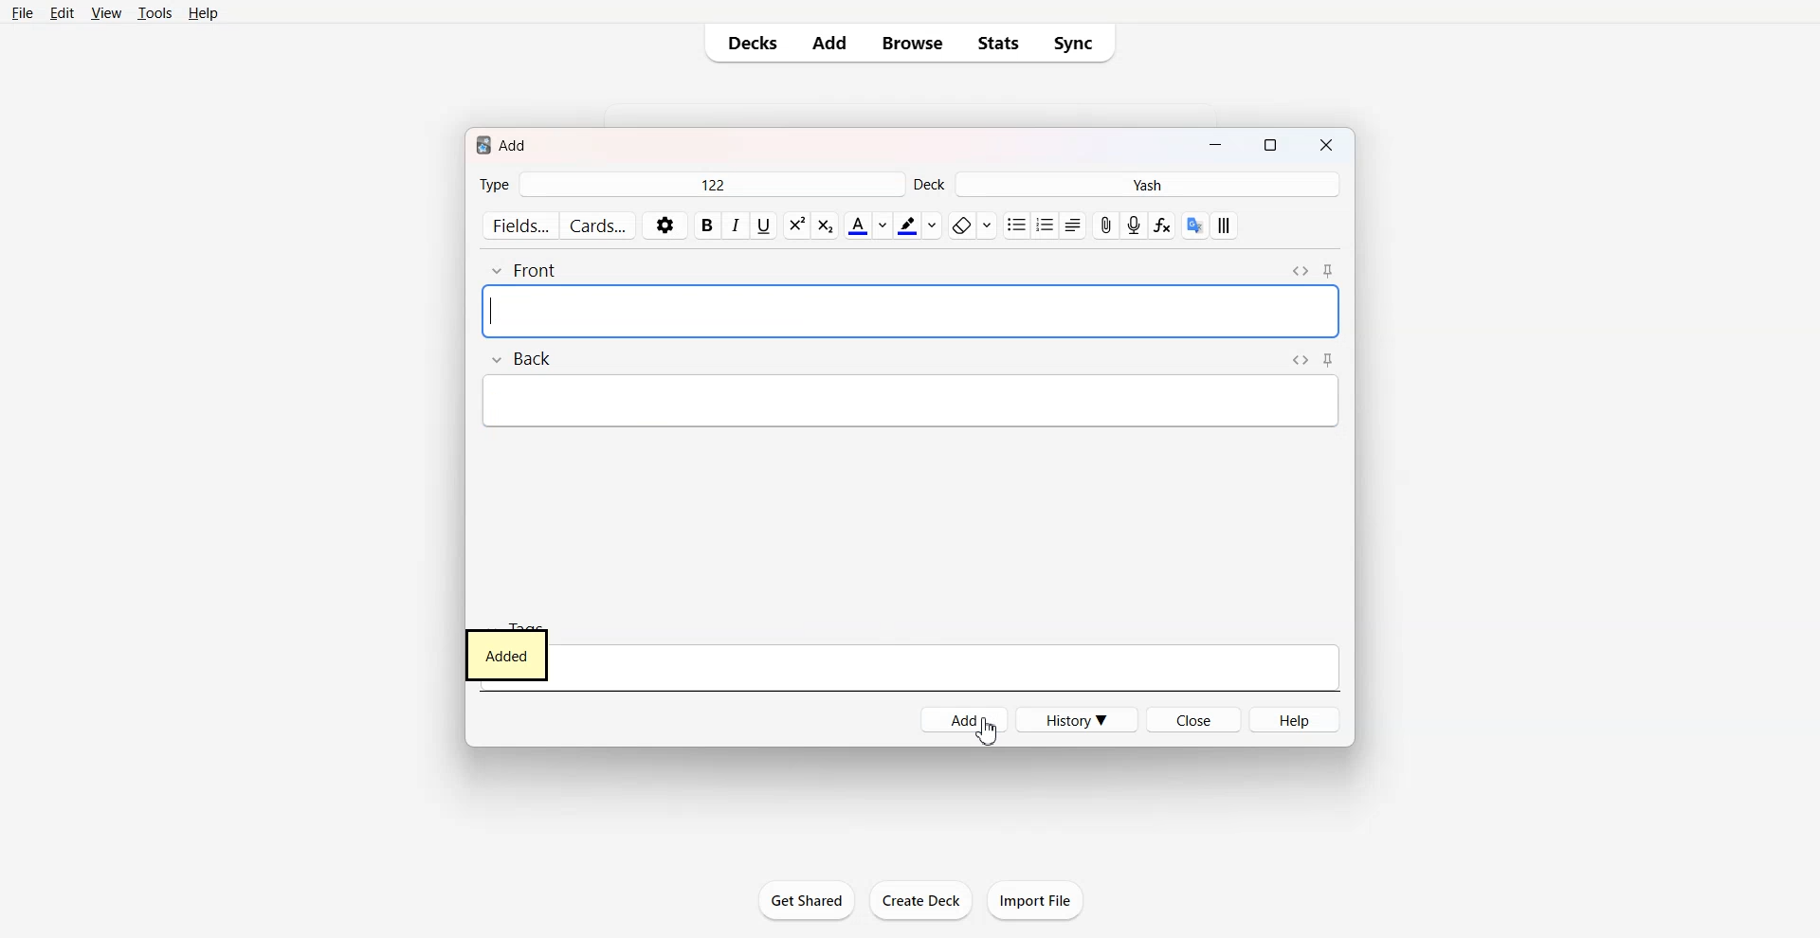 Image resolution: width=1820 pixels, height=938 pixels. I want to click on File, so click(23, 13).